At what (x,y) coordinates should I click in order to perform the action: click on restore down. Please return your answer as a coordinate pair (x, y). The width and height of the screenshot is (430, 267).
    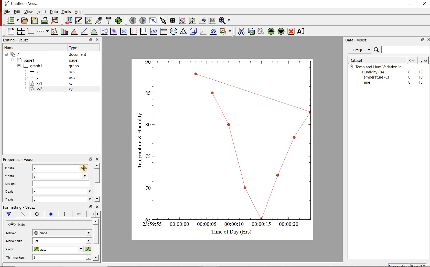
    Looking at the image, I should click on (421, 40).